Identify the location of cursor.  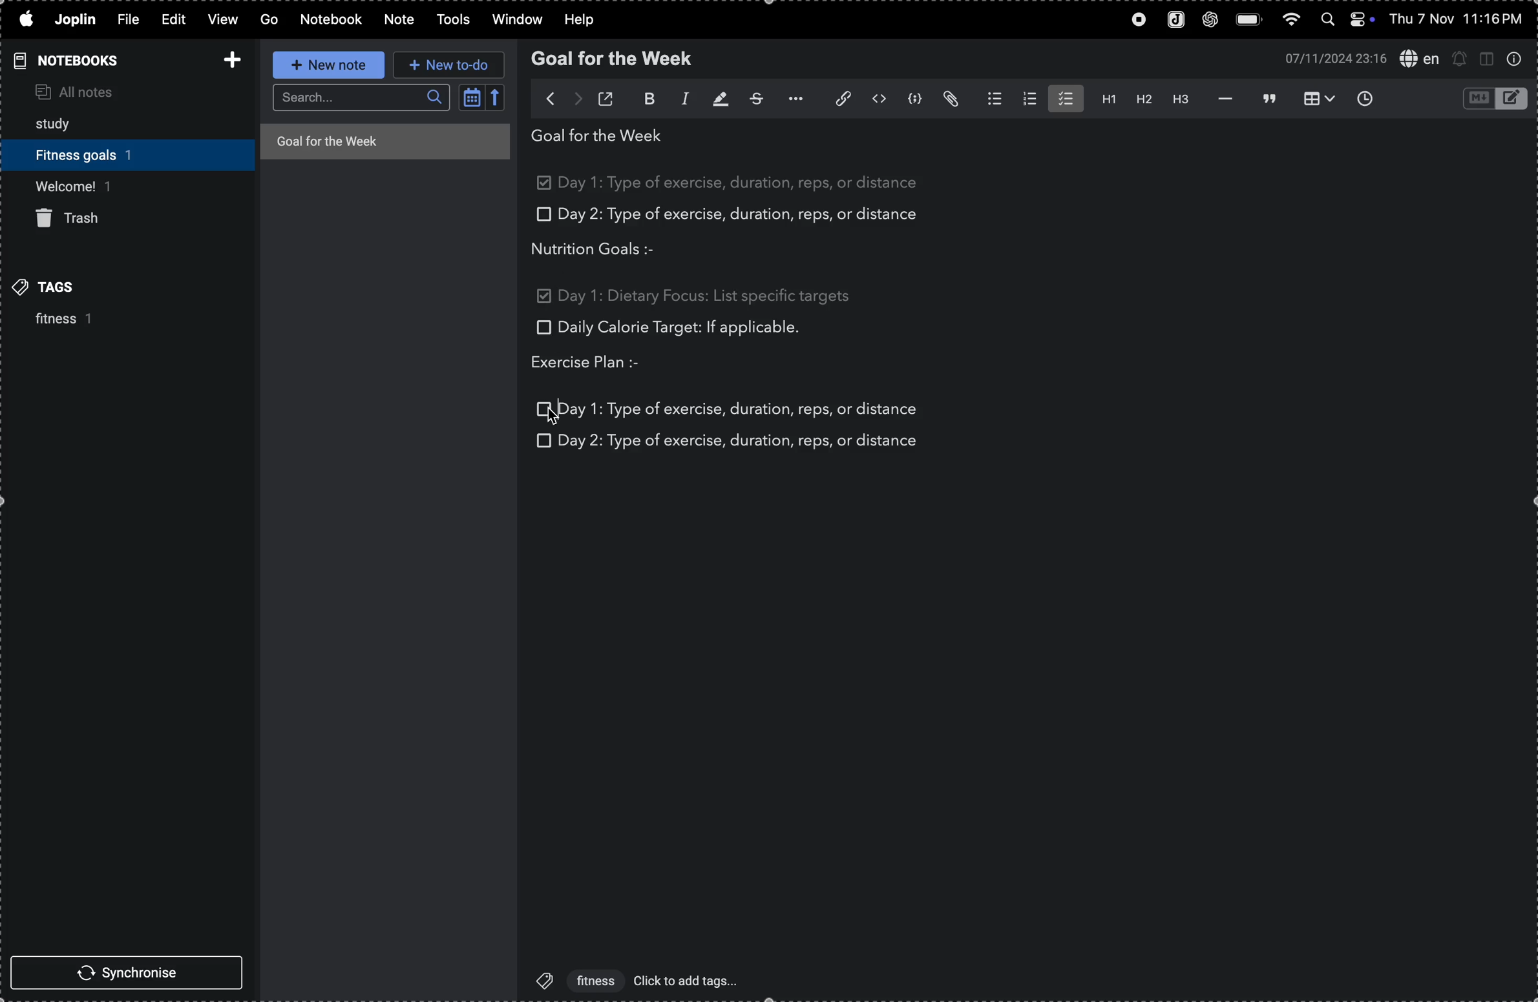
(555, 422).